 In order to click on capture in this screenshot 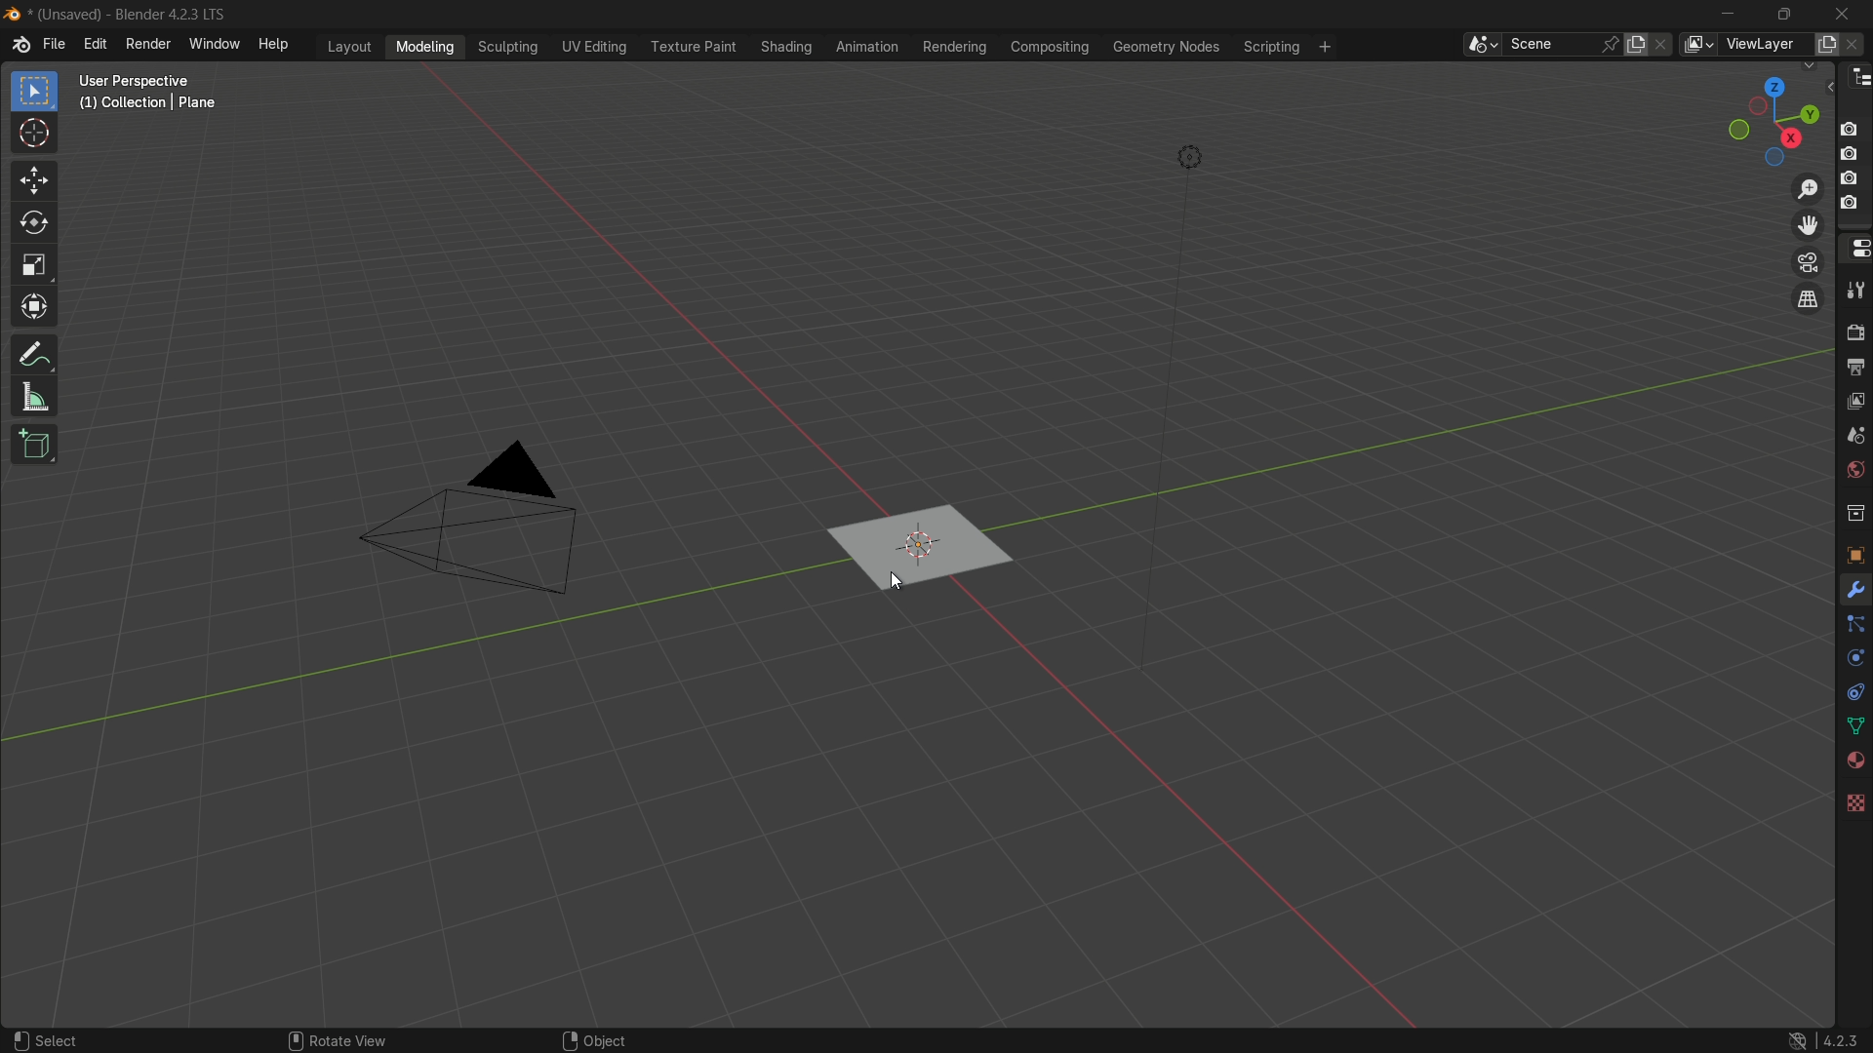, I will do `click(1853, 125)`.